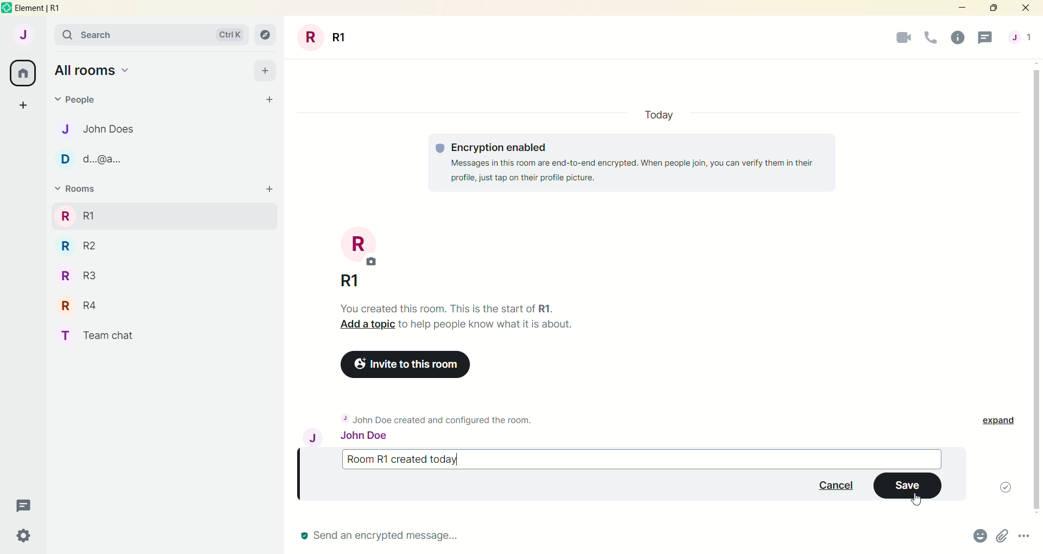 The height and width of the screenshot is (554, 1043). Describe the element at coordinates (266, 35) in the screenshot. I see `explore room` at that location.